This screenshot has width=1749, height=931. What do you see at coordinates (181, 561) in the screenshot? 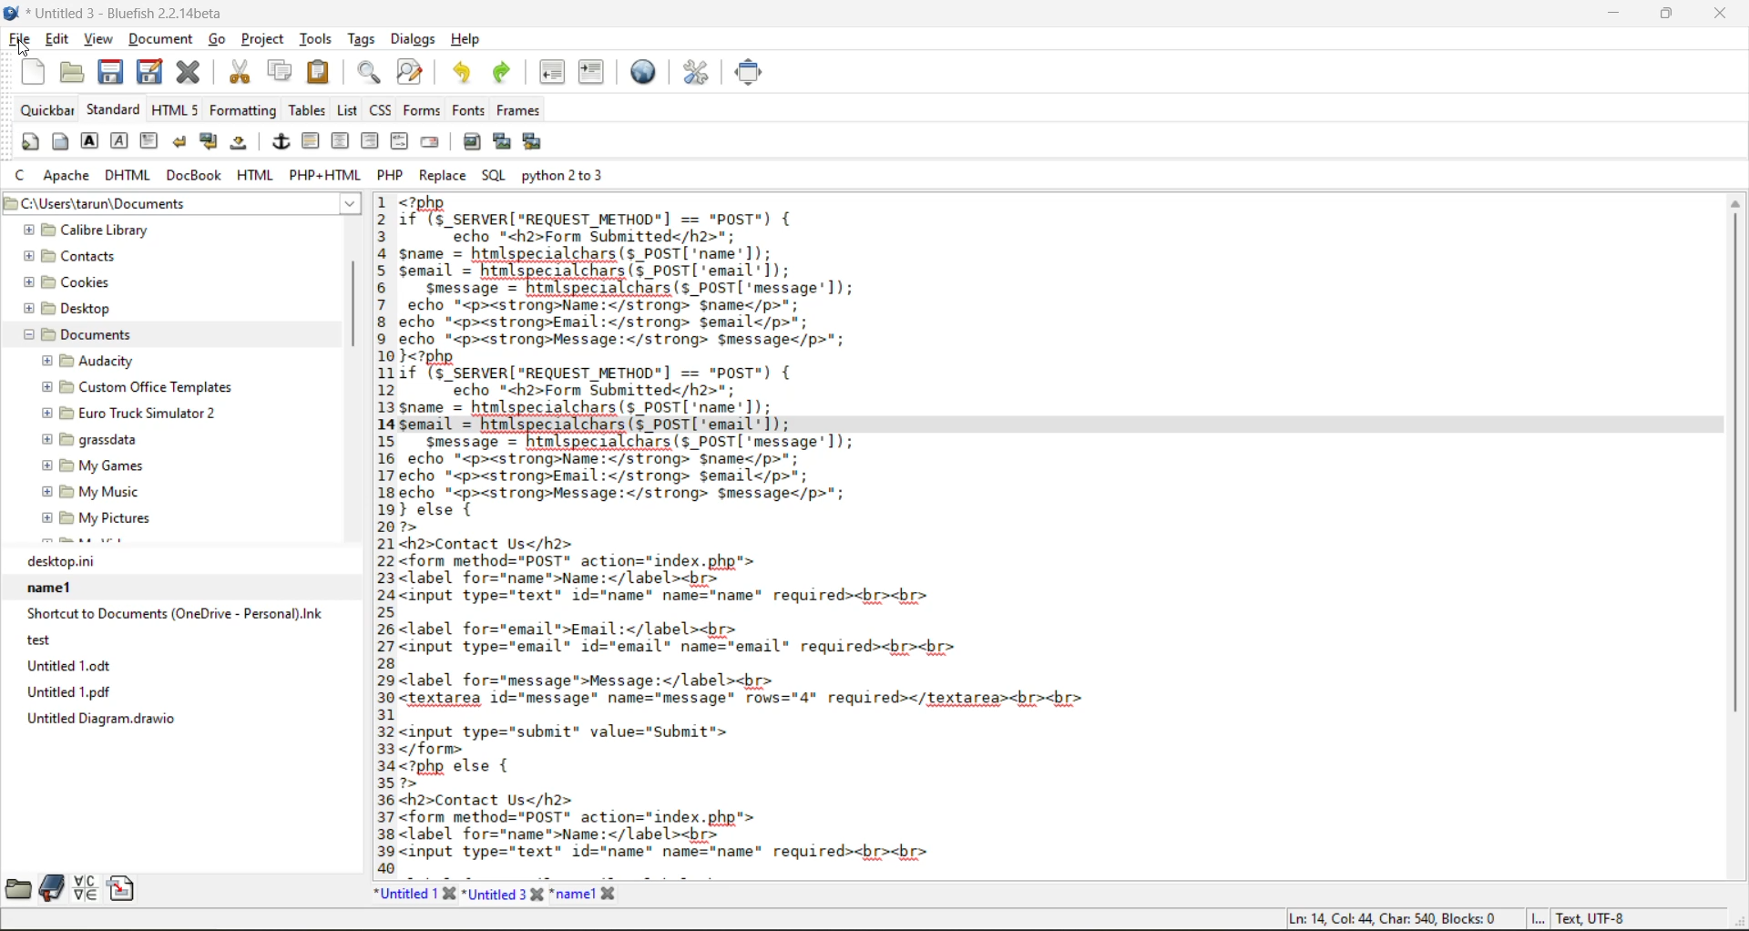
I see `desktop.ini` at bounding box center [181, 561].